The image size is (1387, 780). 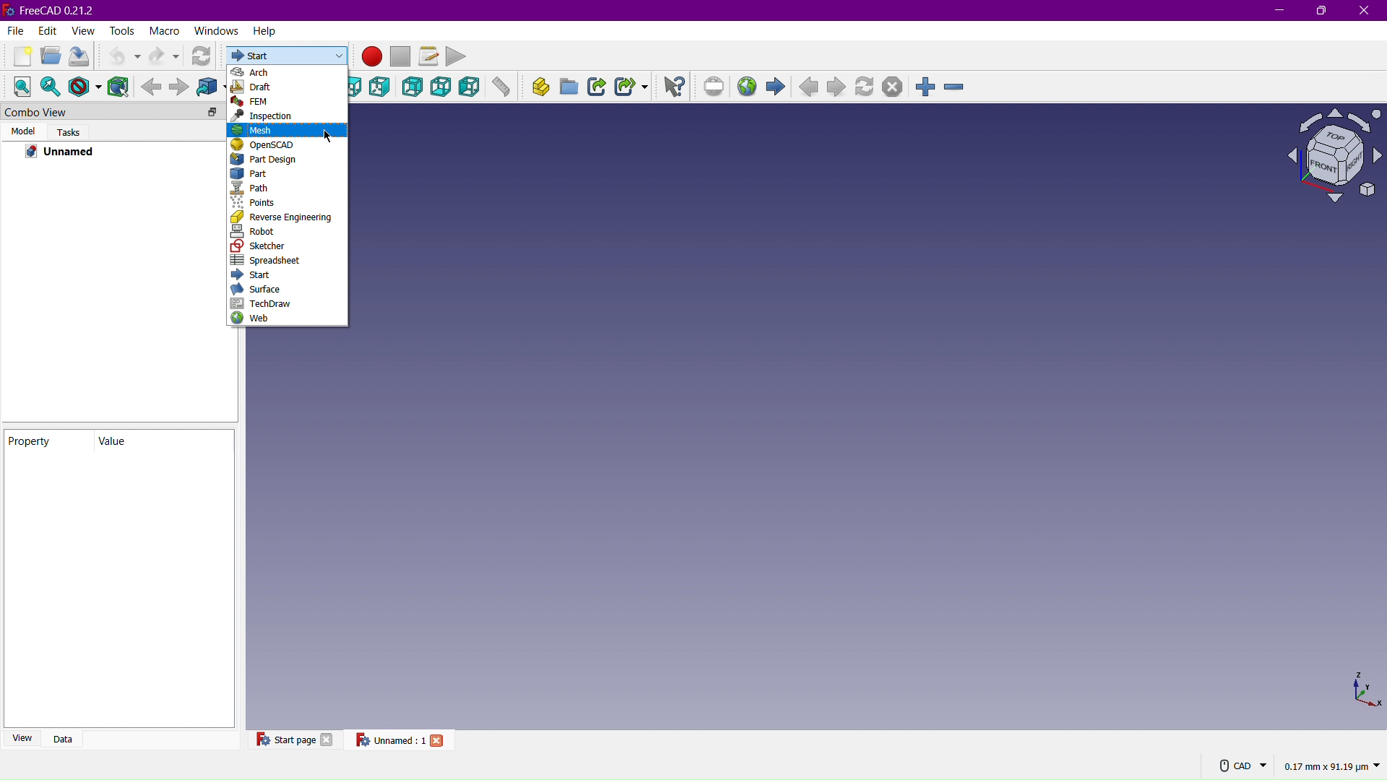 I want to click on Arch, so click(x=288, y=72).